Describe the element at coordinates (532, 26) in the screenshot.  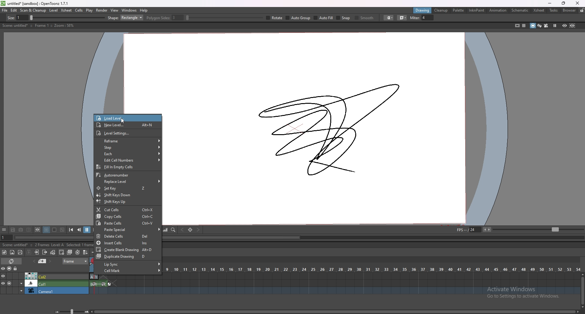
I see `camera stand view` at that location.